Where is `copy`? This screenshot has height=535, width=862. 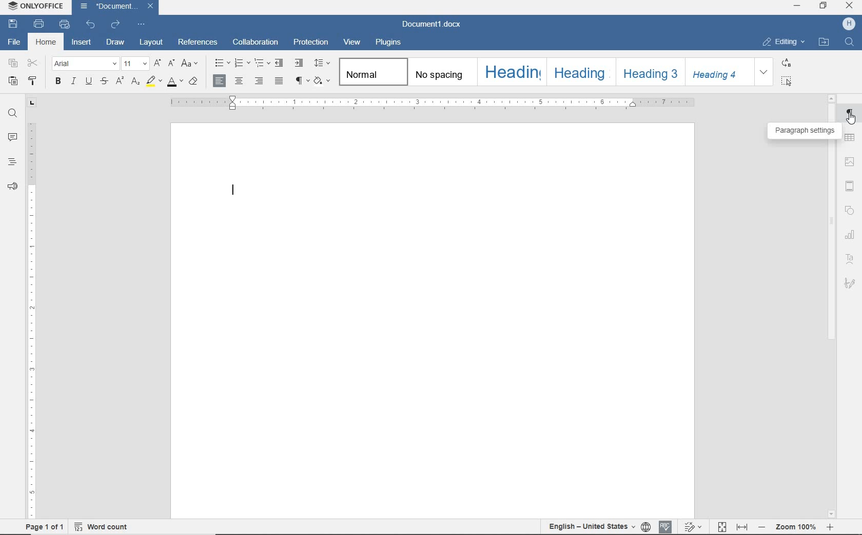
copy is located at coordinates (13, 65).